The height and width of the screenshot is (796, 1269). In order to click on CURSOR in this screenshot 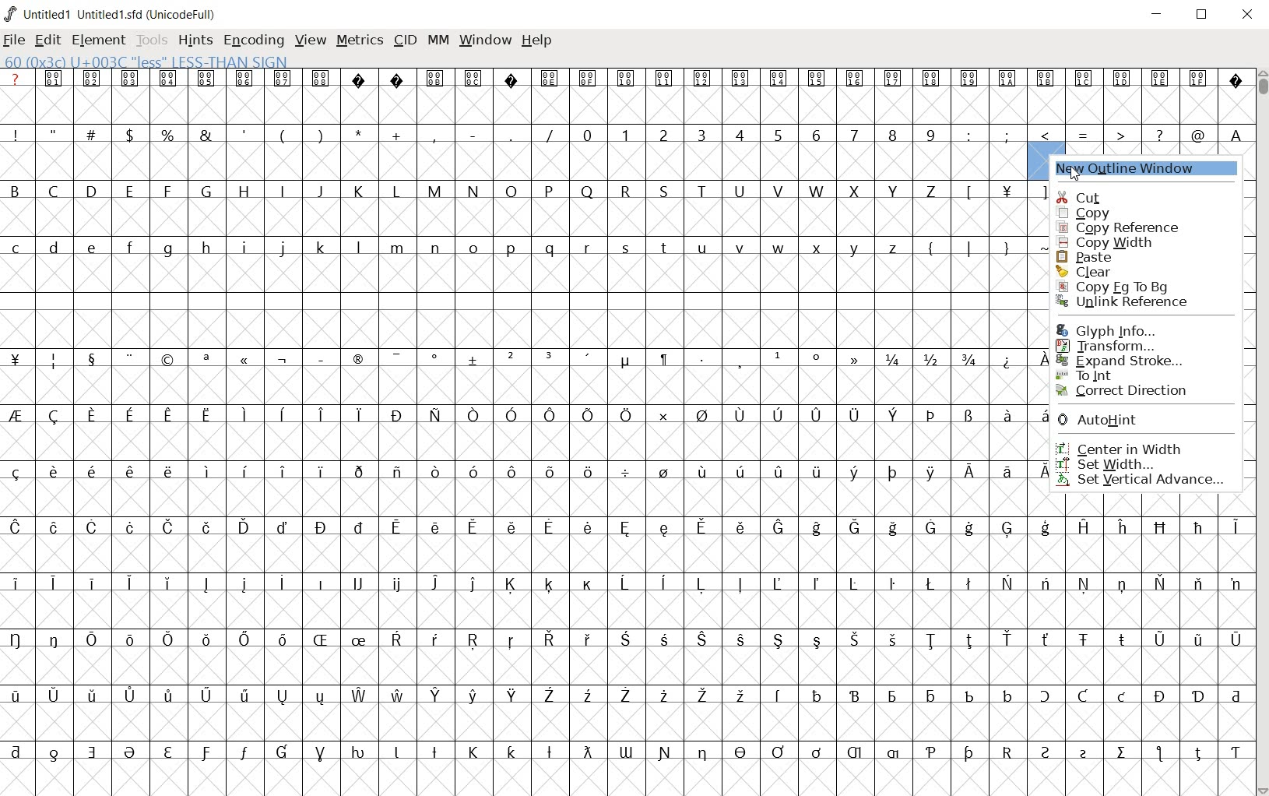, I will do `click(1074, 171)`.